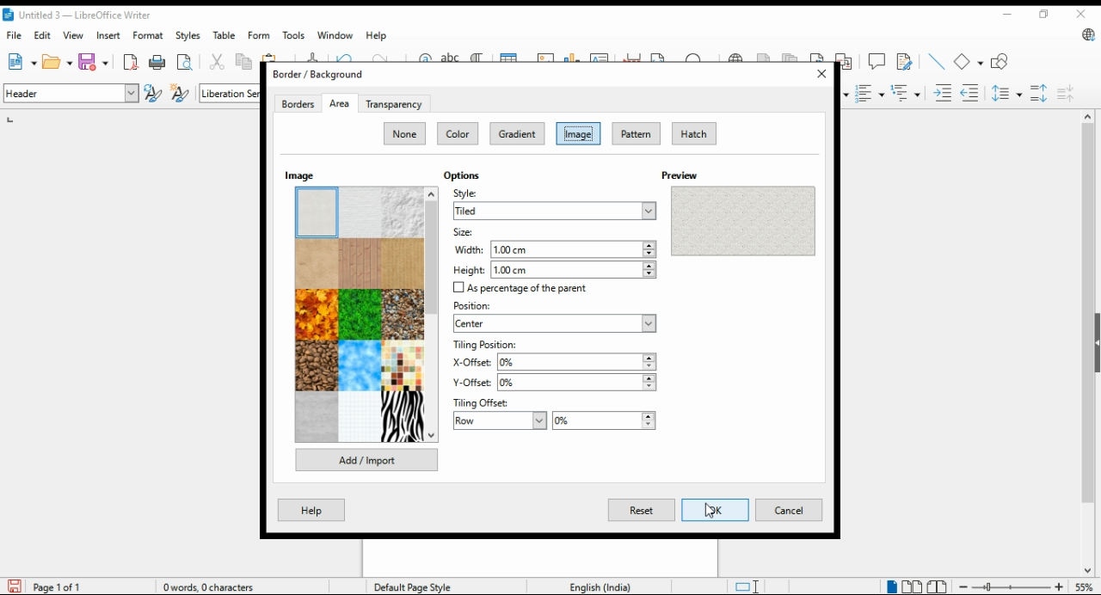 This screenshot has height=595, width=1101. I want to click on insert hyperlink, so click(736, 56).